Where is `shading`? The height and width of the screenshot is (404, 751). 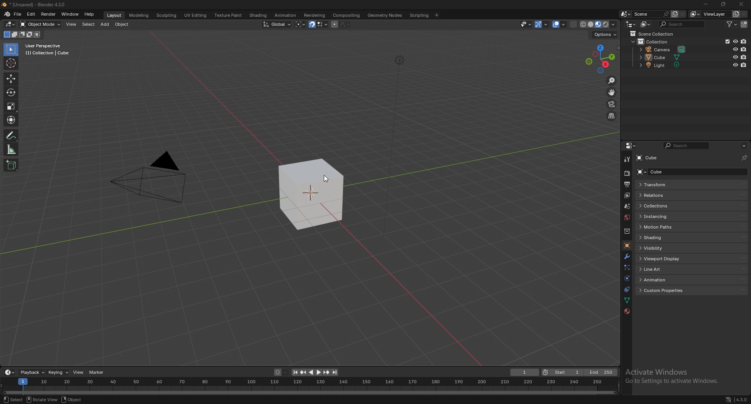
shading is located at coordinates (690, 237).